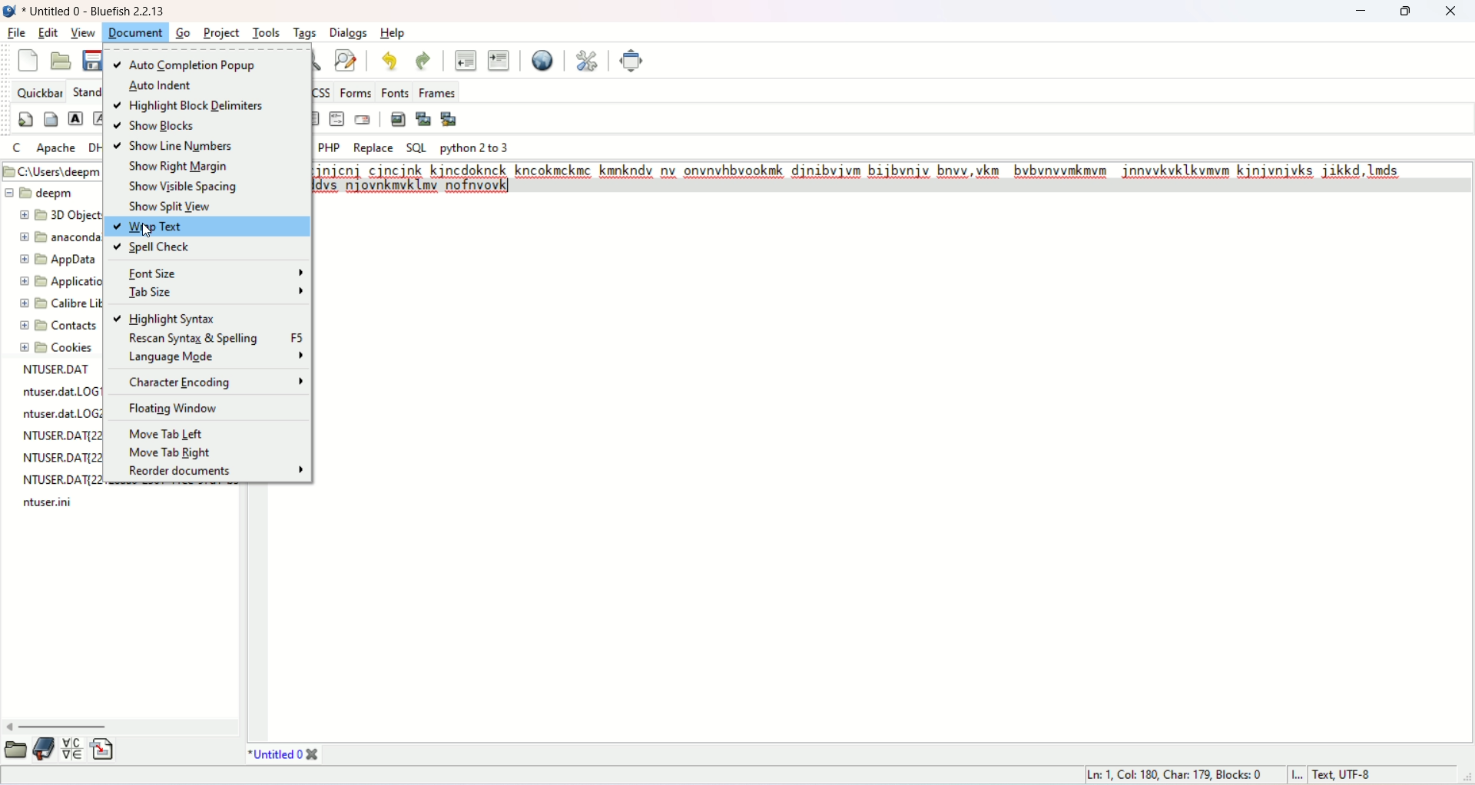 The height and width of the screenshot is (785, 1475). I want to click on HTML comment, so click(333, 120).